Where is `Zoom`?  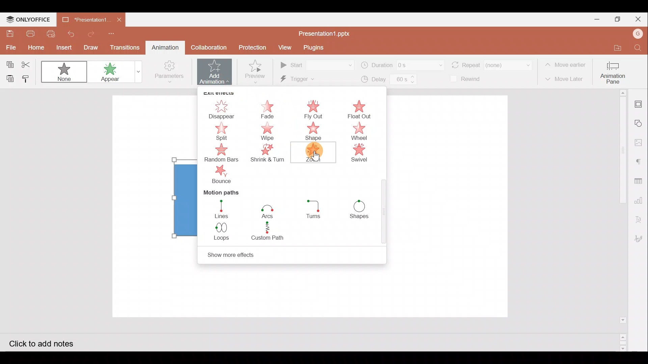 Zoom is located at coordinates (312, 152).